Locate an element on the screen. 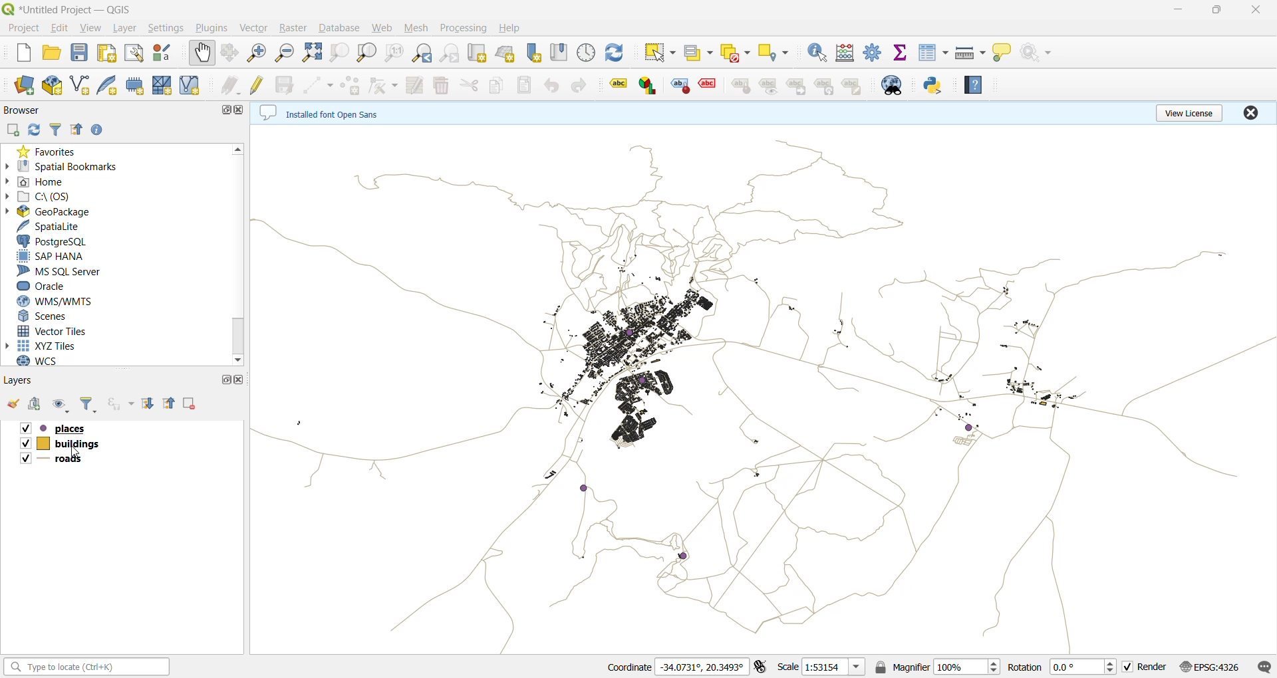  new geopackage layer is located at coordinates (52, 85).